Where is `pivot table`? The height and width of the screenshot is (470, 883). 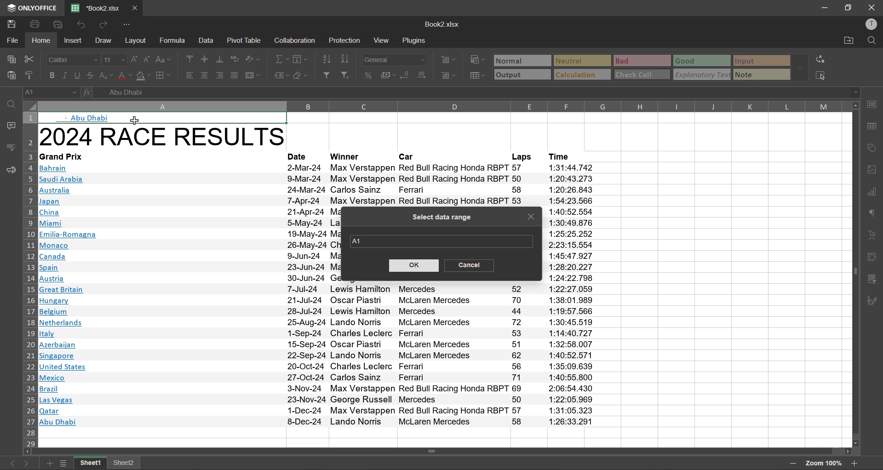 pivot table is located at coordinates (244, 41).